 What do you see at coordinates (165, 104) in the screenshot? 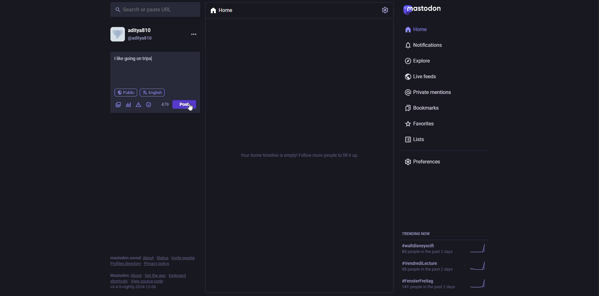
I see `word left` at bounding box center [165, 104].